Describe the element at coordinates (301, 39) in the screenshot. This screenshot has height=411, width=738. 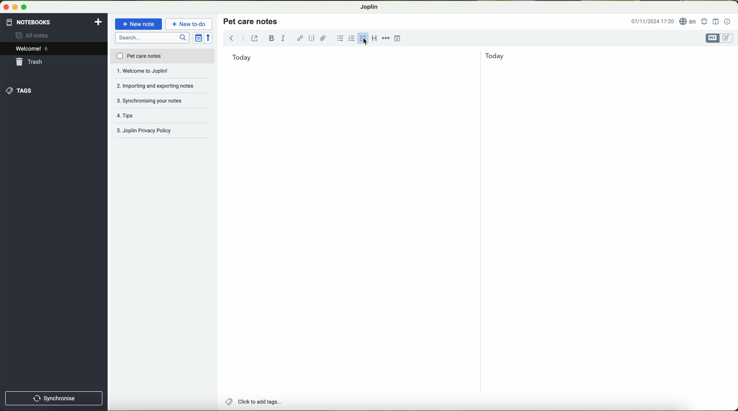
I see `hyperlink` at that location.